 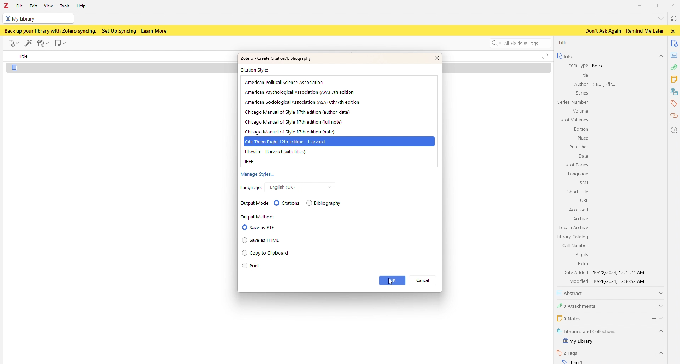 I want to click on Archive, so click(x=580, y=218).